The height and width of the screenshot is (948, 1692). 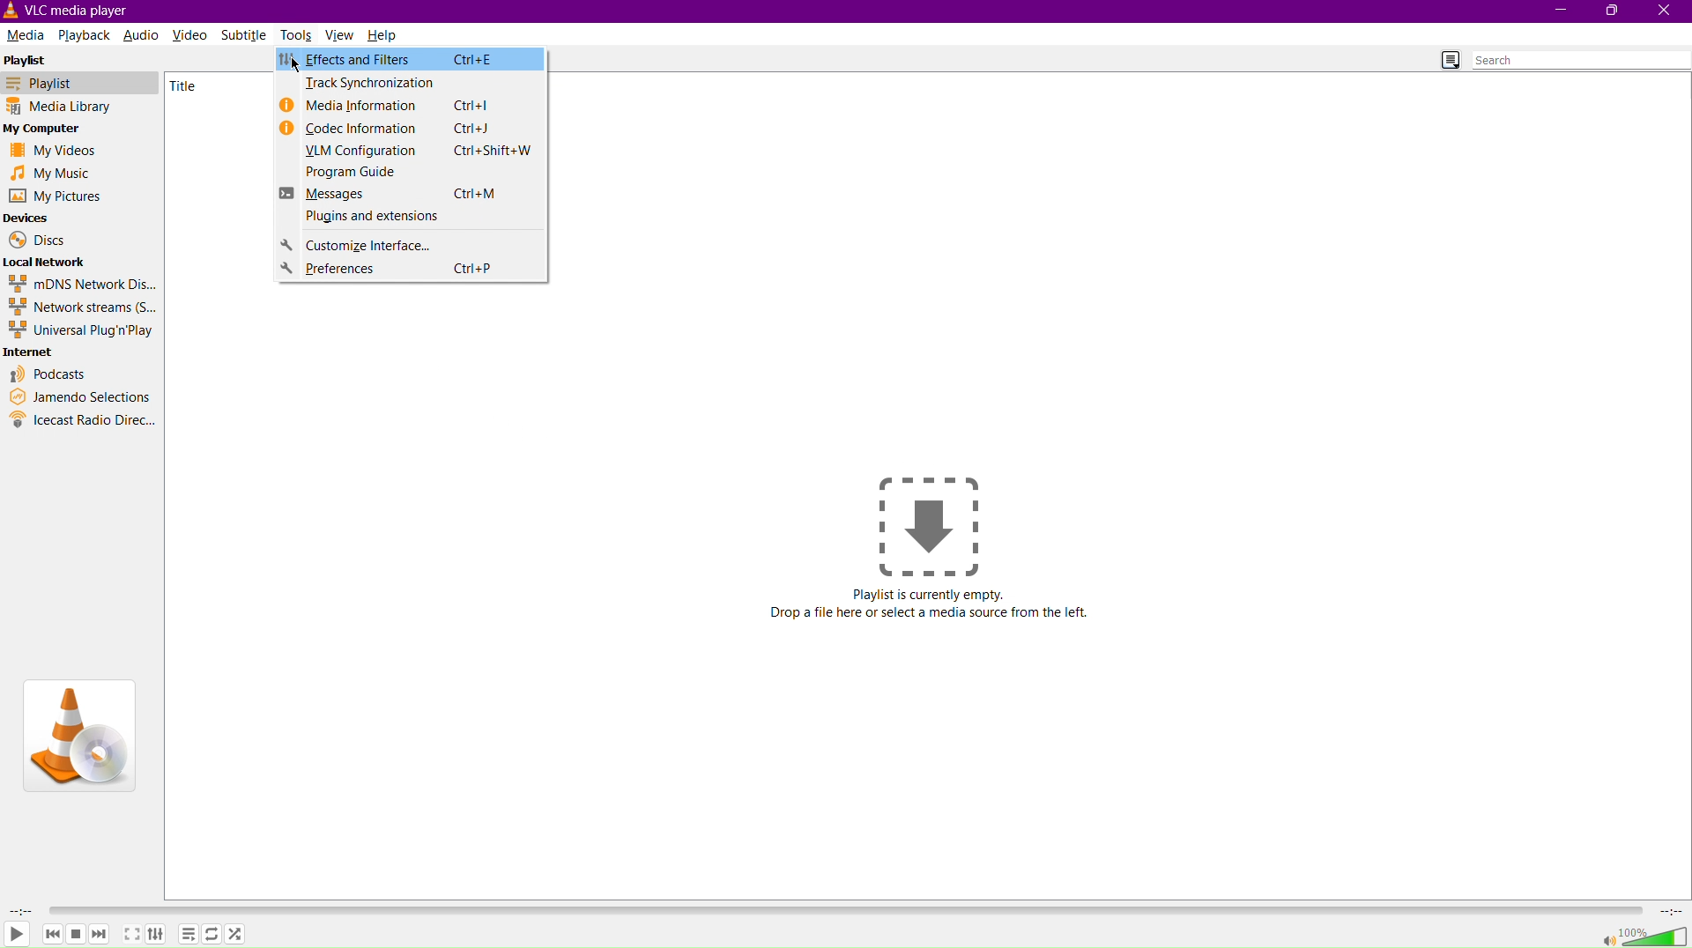 I want to click on Adjust, so click(x=158, y=932).